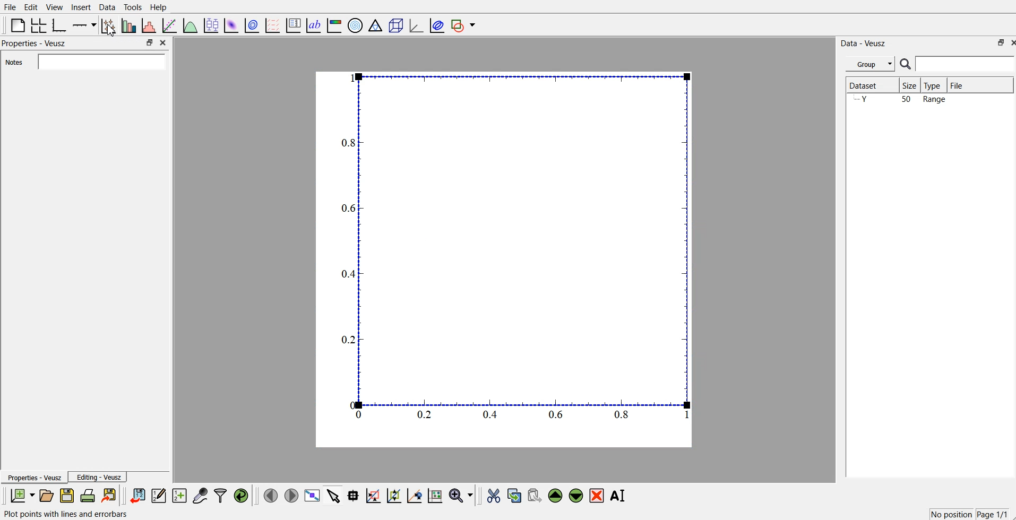  I want to click on 3d graph, so click(416, 23).